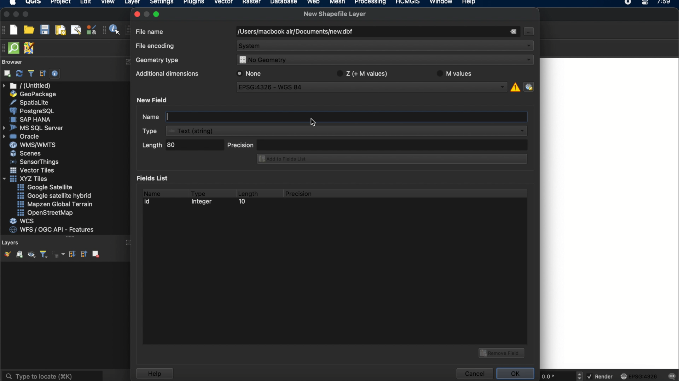  Describe the element at coordinates (60, 31) in the screenshot. I see `new paint layout` at that location.